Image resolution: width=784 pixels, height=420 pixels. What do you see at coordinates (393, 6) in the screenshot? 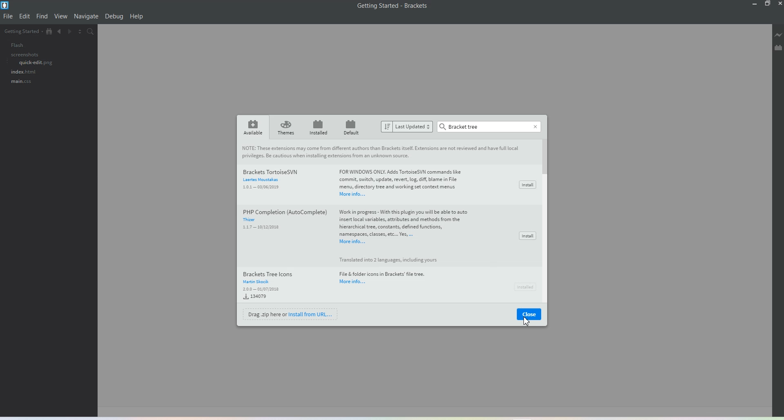
I see `Text` at bounding box center [393, 6].